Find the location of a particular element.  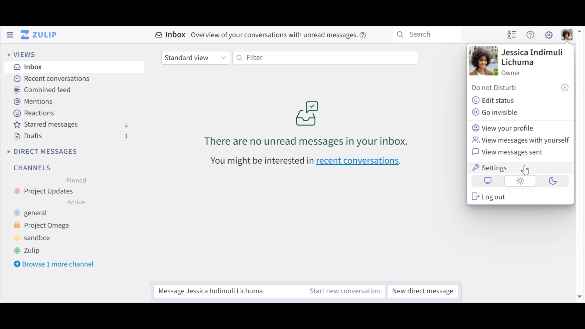

Filter by text is located at coordinates (326, 58).